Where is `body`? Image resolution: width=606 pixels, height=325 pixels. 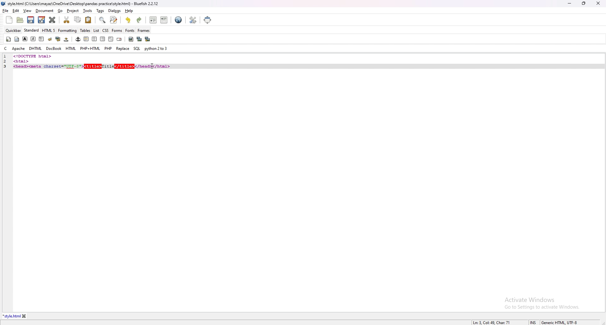
body is located at coordinates (17, 38).